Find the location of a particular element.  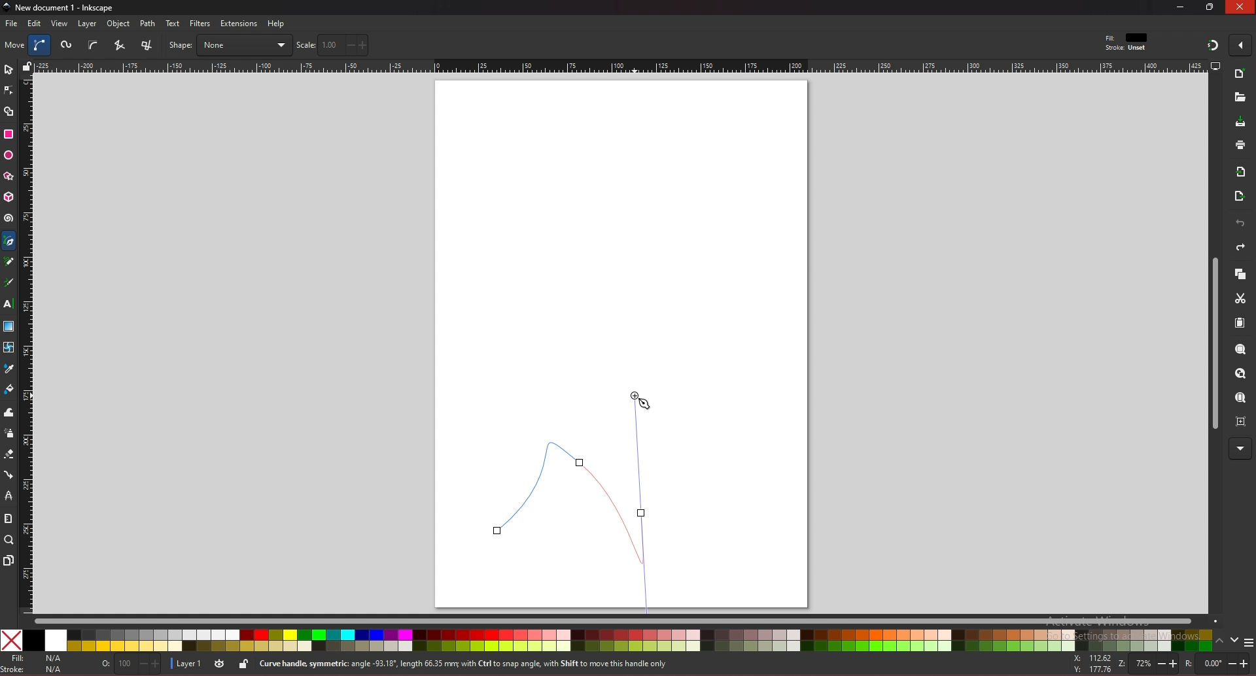

zoom drawing is located at coordinates (1240, 374).